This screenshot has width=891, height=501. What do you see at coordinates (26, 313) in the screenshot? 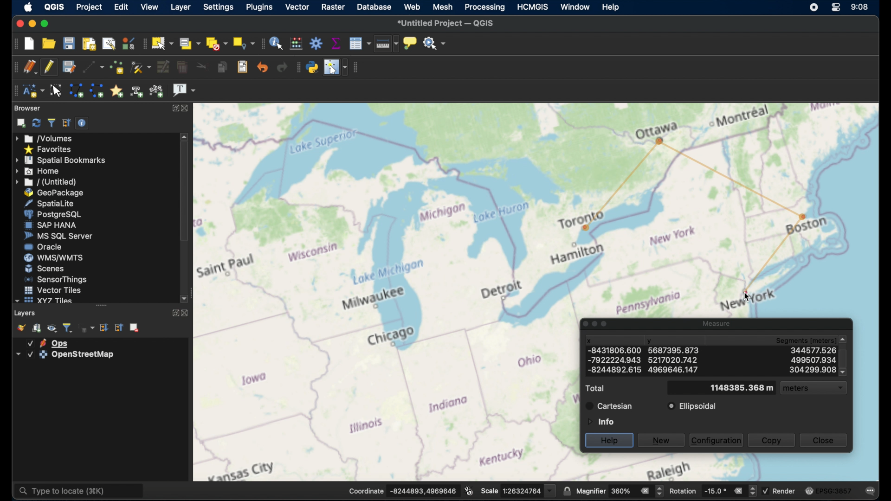
I see `layers` at bounding box center [26, 313].